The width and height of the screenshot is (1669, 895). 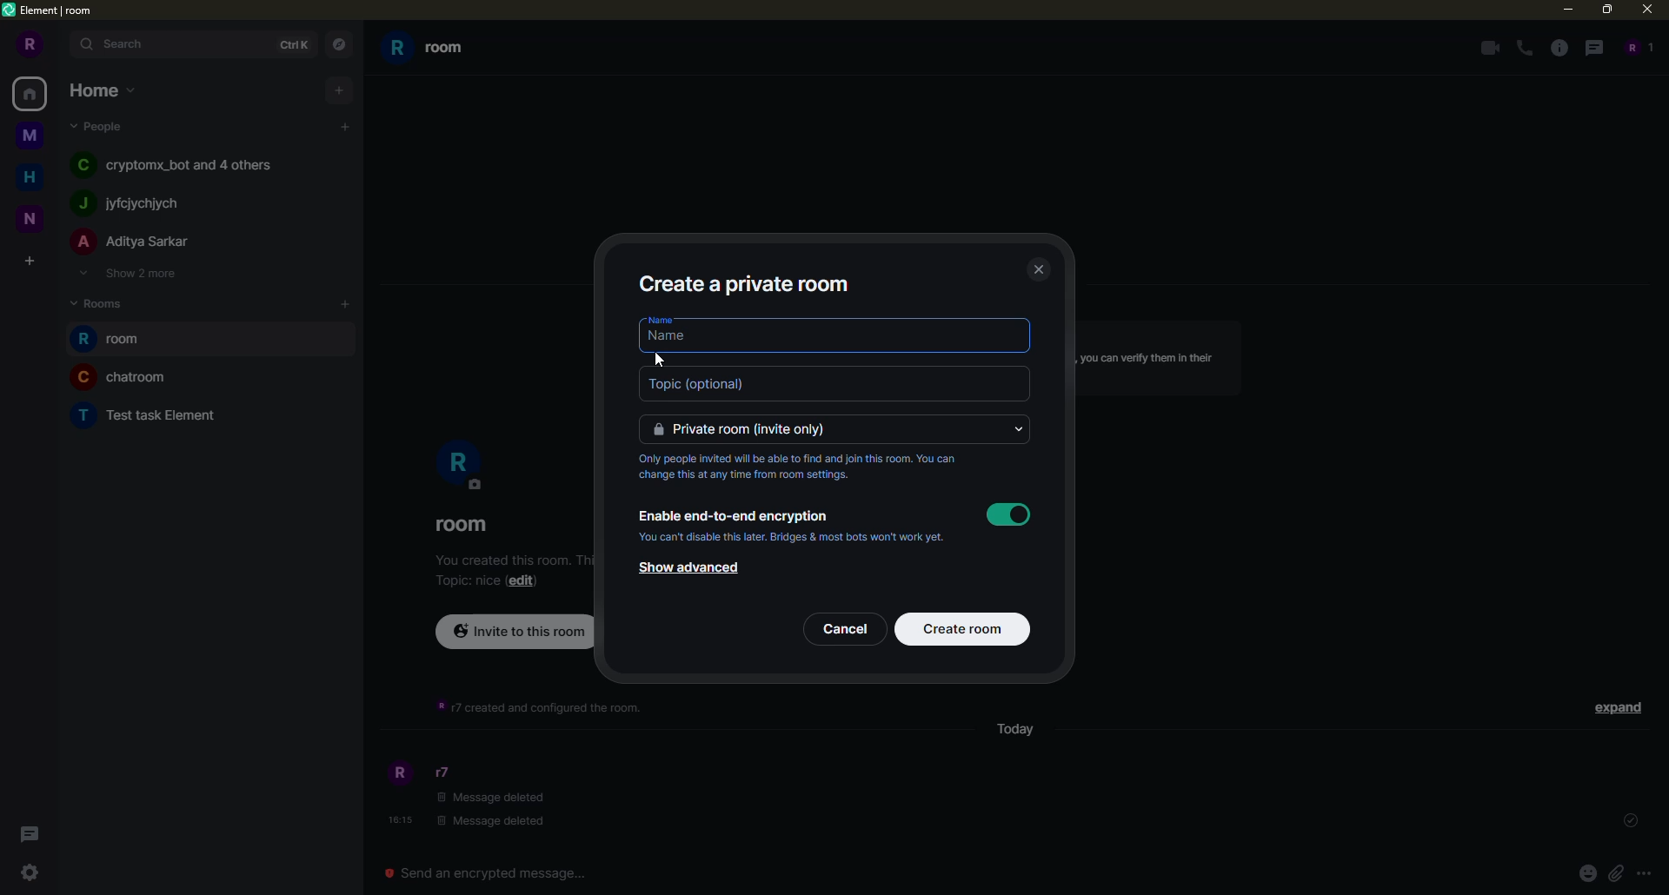 I want to click on cursor, so click(x=658, y=361).